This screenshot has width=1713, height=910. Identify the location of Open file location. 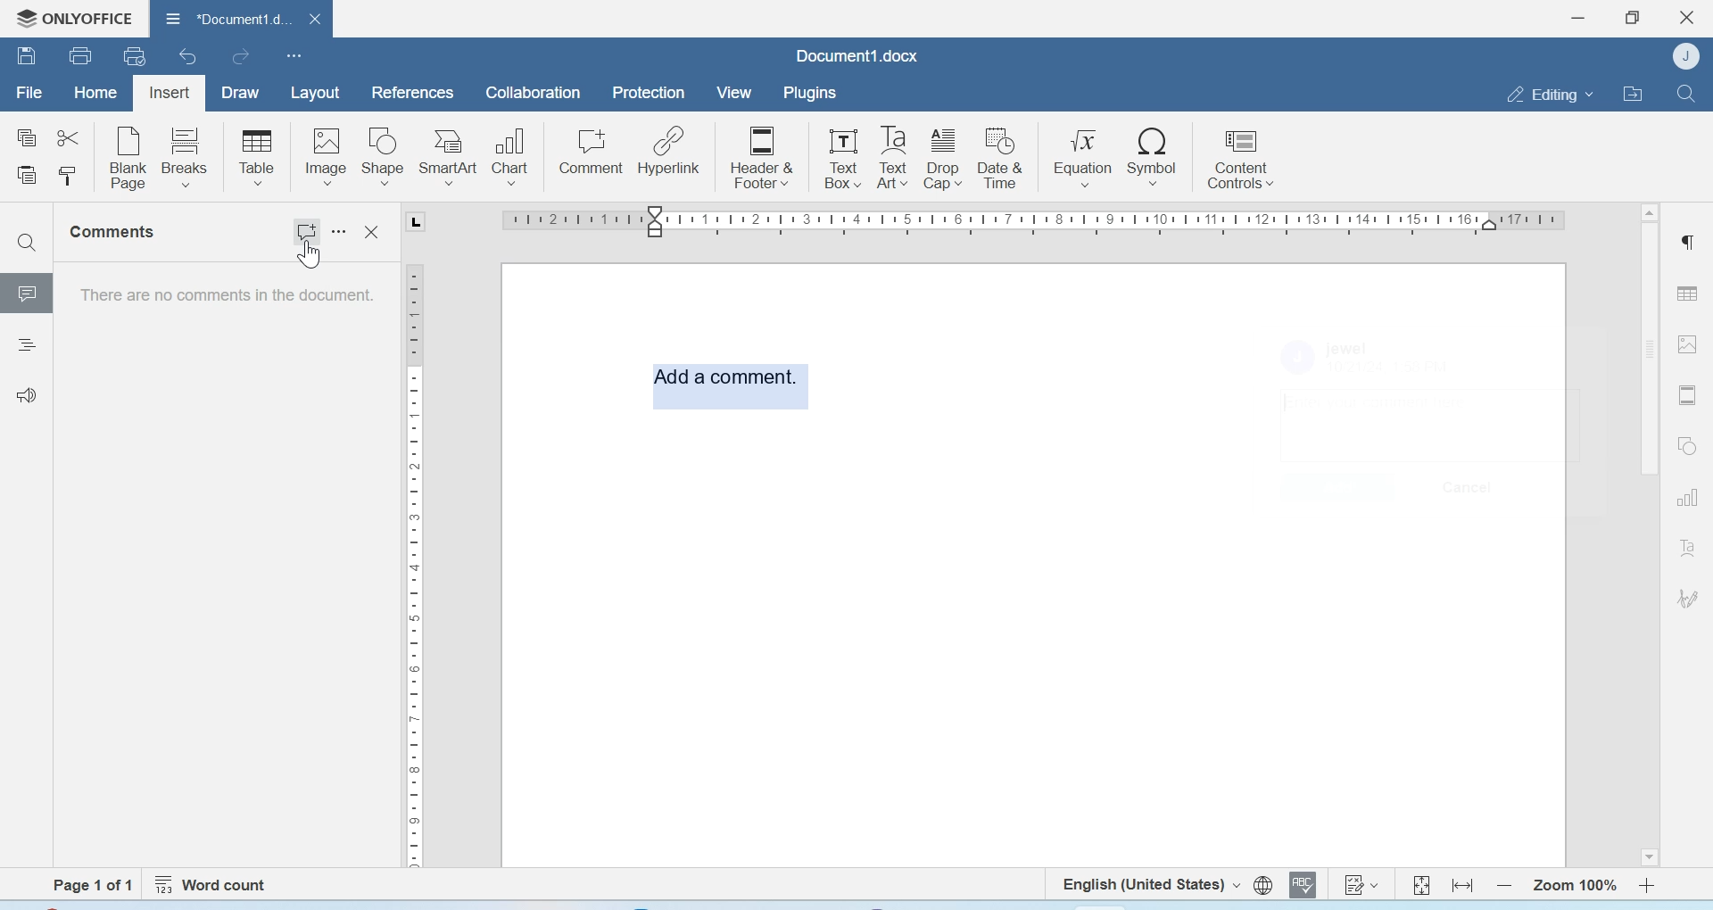
(1633, 93).